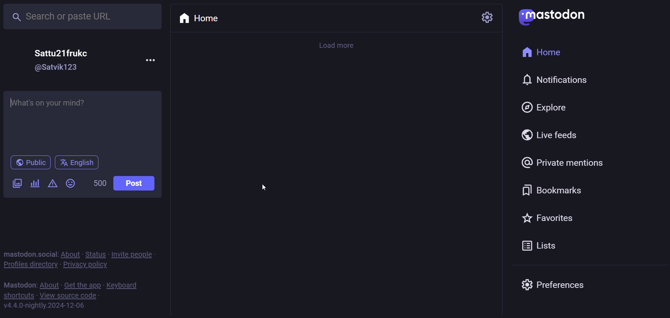 Image resolution: width=670 pixels, height=318 pixels. What do you see at coordinates (553, 80) in the screenshot?
I see `Notification` at bounding box center [553, 80].